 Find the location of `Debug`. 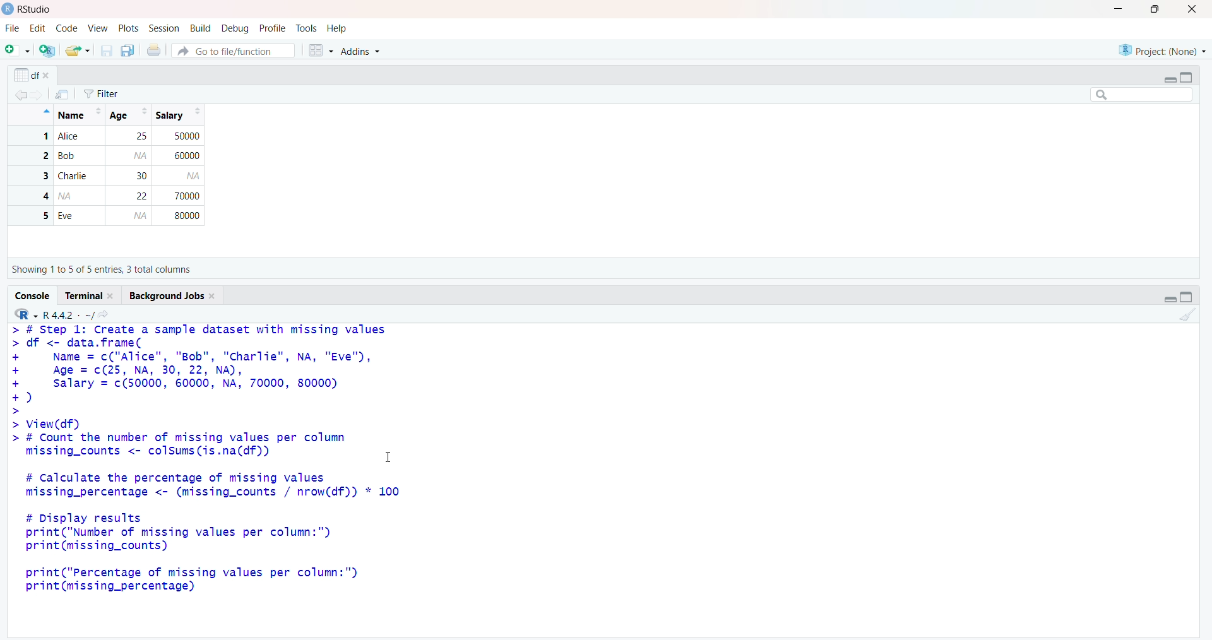

Debug is located at coordinates (236, 27).